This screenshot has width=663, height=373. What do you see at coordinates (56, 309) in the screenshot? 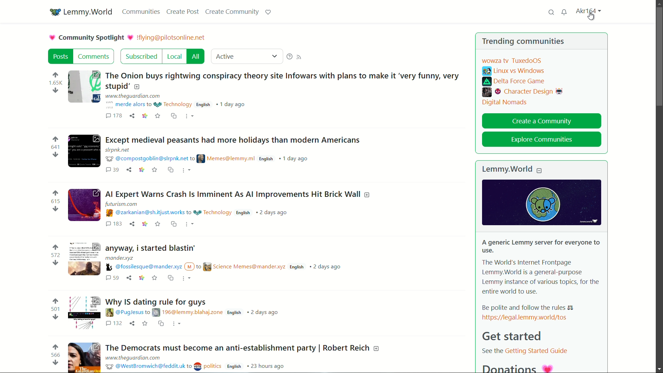
I see `number of votes` at bounding box center [56, 309].